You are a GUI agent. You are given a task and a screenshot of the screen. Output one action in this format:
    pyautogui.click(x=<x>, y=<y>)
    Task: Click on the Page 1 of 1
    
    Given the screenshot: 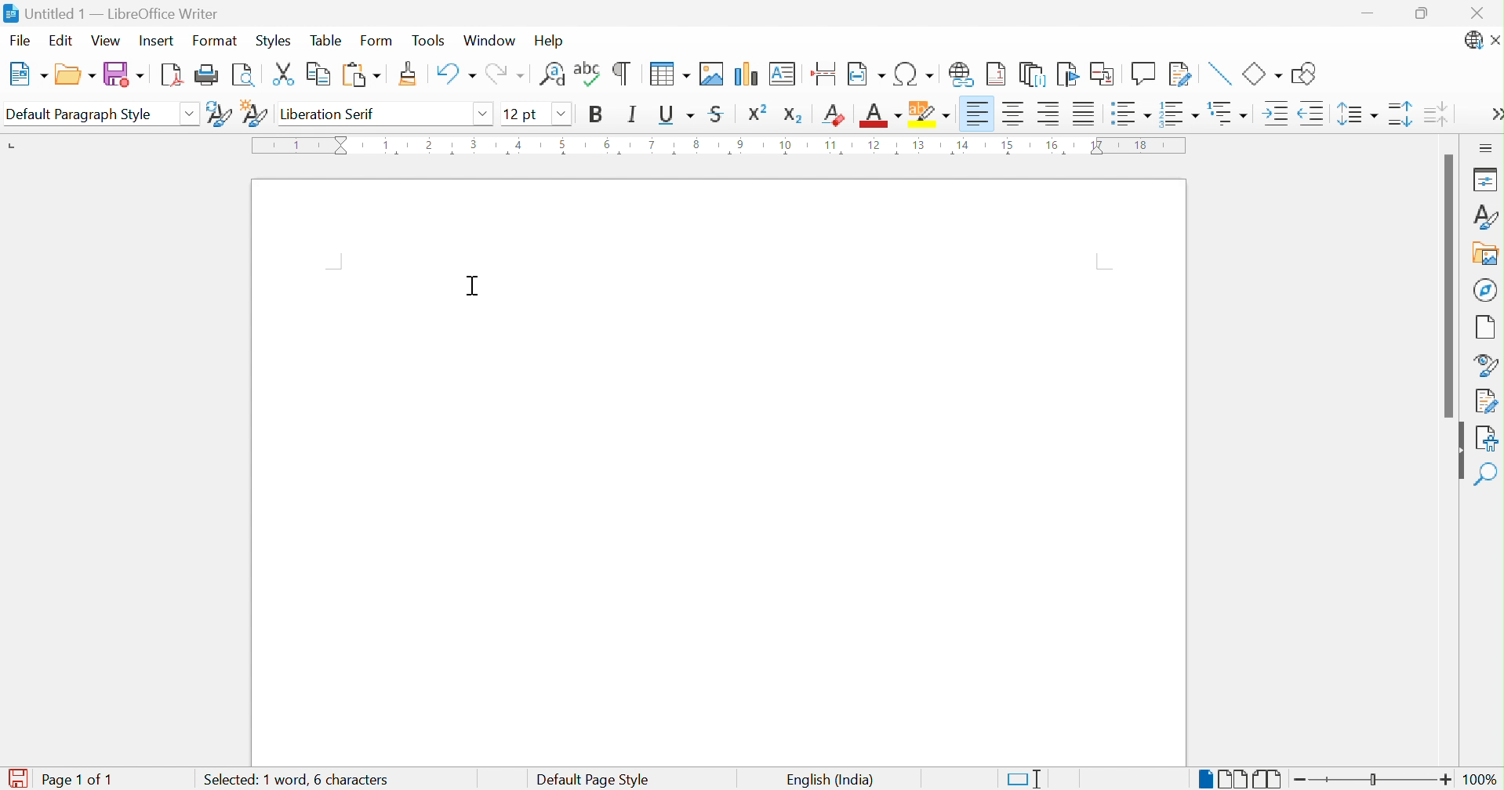 What is the action you would take?
    pyautogui.click(x=75, y=779)
    